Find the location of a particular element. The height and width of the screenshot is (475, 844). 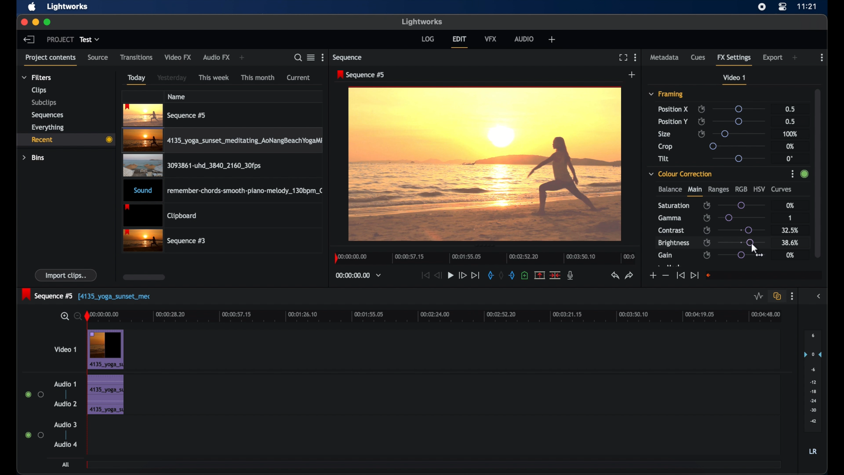

time is located at coordinates (807, 6).